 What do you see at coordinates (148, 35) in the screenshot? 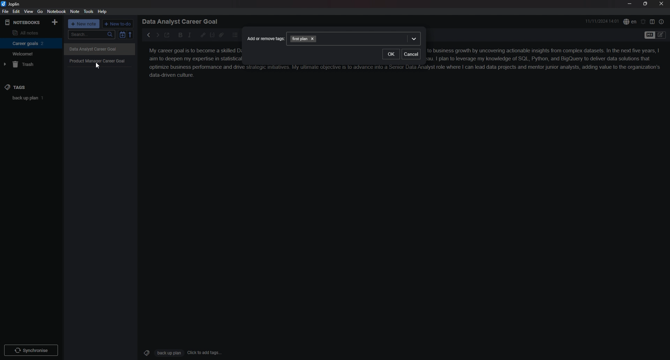
I see `previous` at bounding box center [148, 35].